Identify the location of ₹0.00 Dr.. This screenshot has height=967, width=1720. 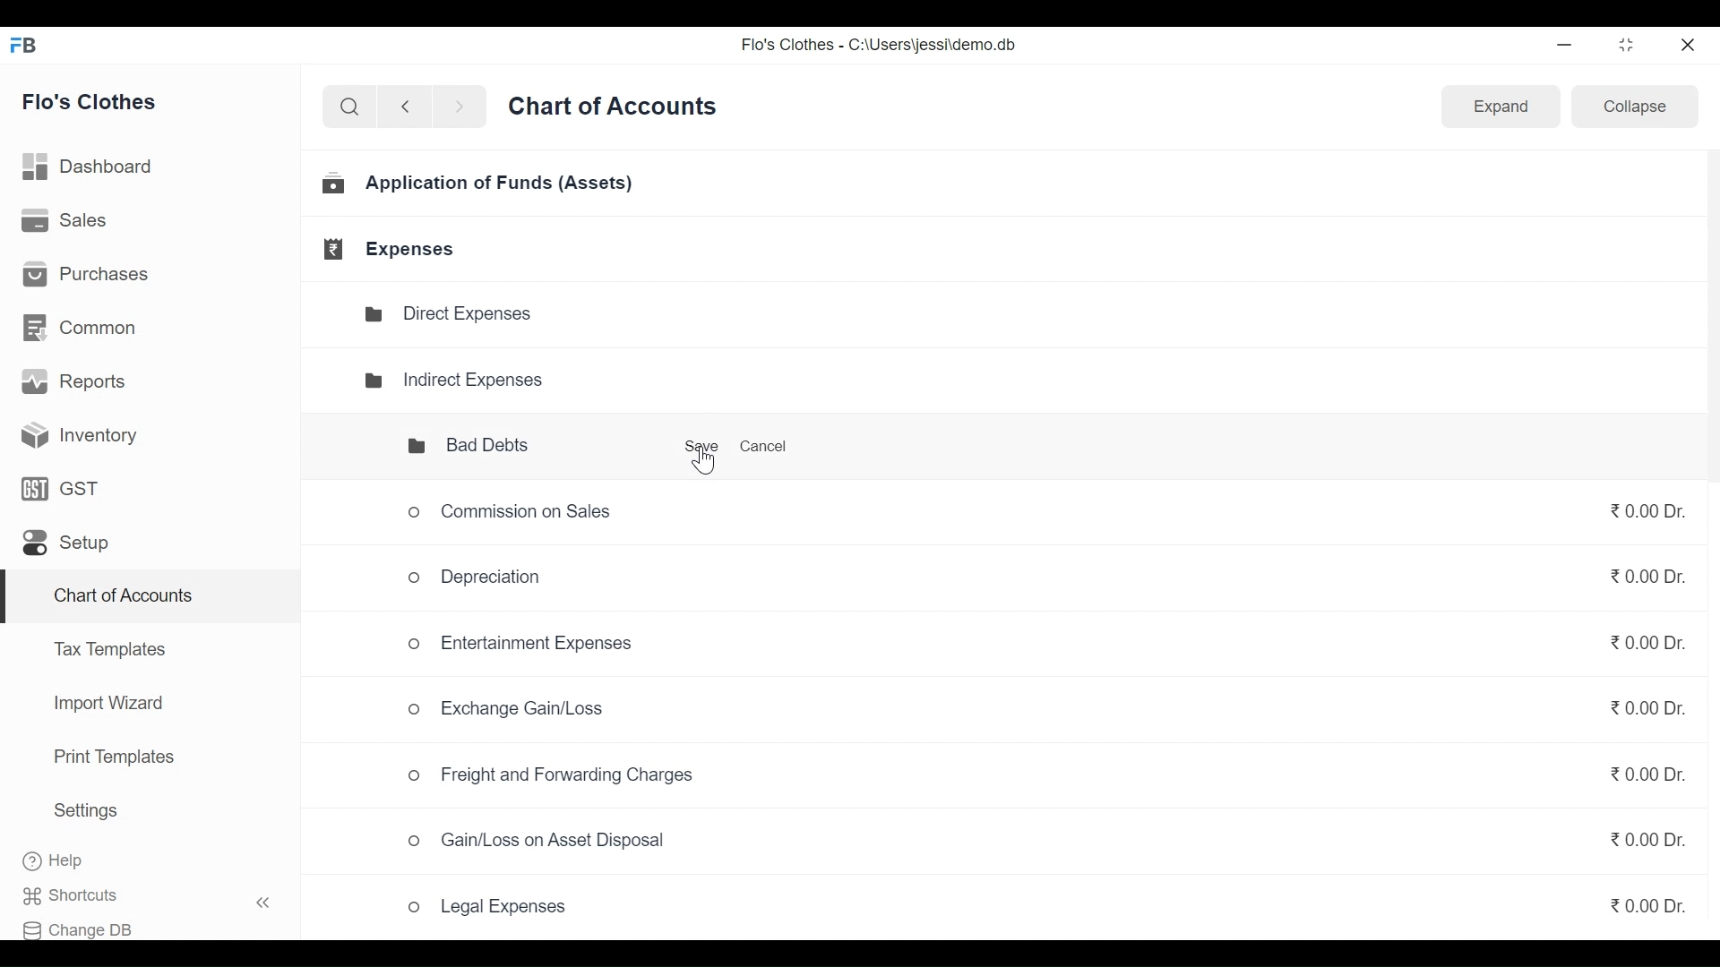
(1649, 644).